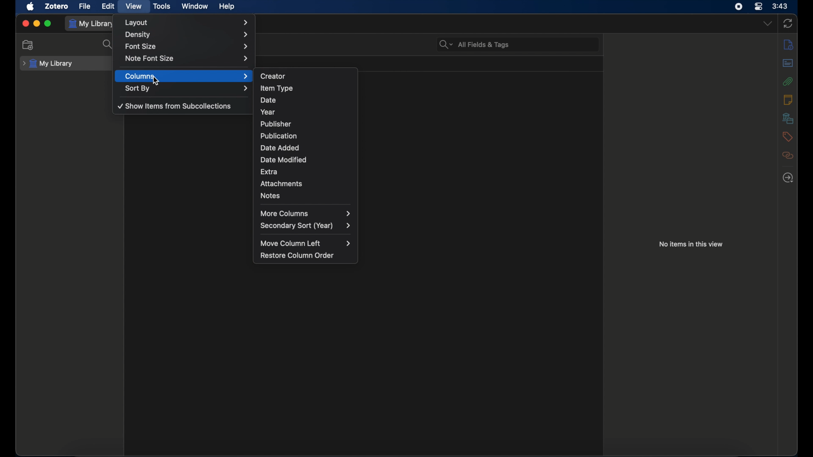 This screenshot has height=457, width=813. Describe the element at coordinates (309, 147) in the screenshot. I see `date added` at that location.